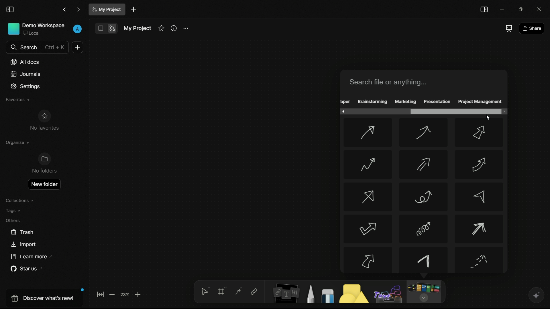 This screenshot has width=550, height=309. What do you see at coordinates (423, 292) in the screenshot?
I see `more tools` at bounding box center [423, 292].